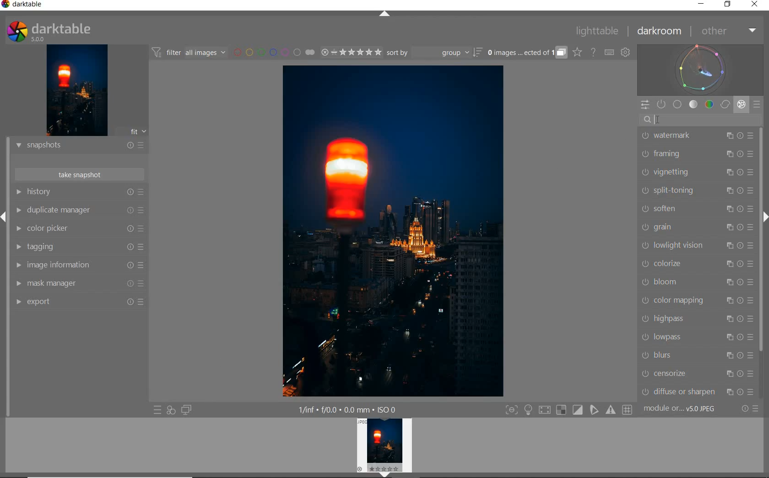  What do you see at coordinates (741, 374) in the screenshot?
I see `Reset` at bounding box center [741, 374].